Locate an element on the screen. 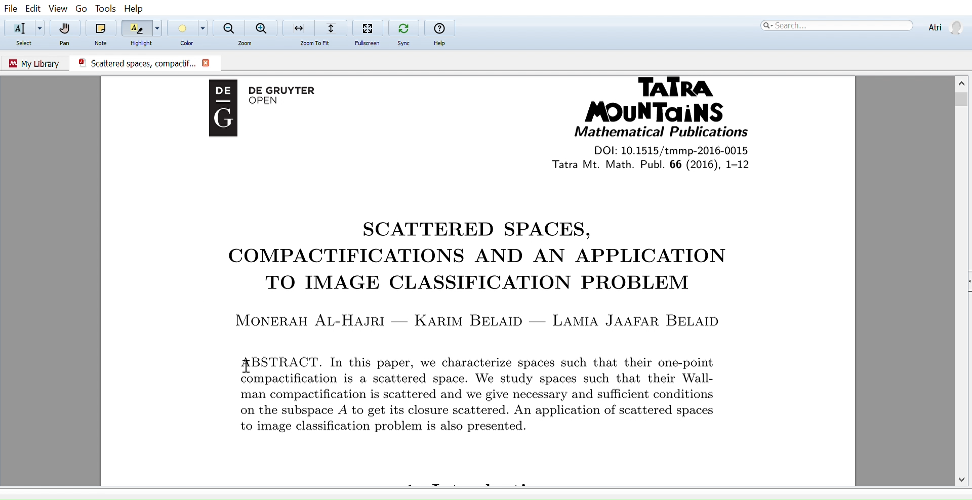 This screenshot has height=500, width=972. Tatra Mountains is located at coordinates (666, 100).